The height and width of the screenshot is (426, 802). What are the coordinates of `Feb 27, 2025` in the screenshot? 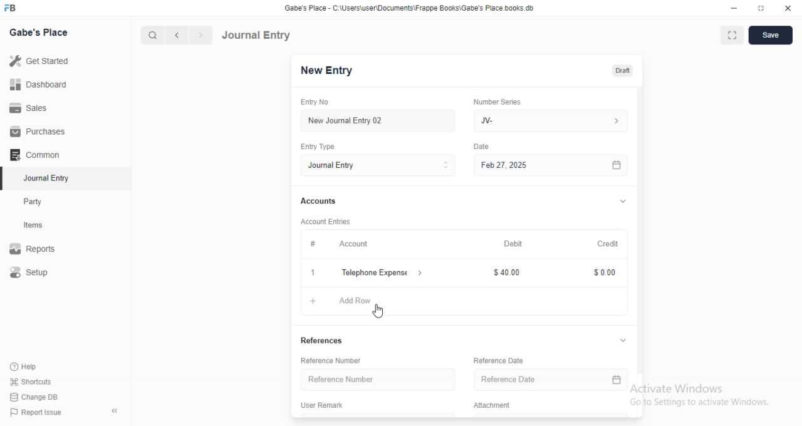 It's located at (553, 165).